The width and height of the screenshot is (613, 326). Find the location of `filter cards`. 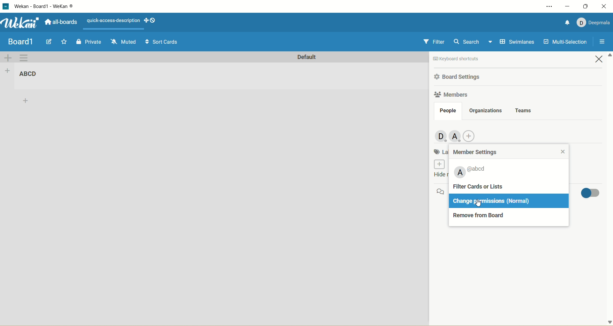

filter cards is located at coordinates (498, 187).